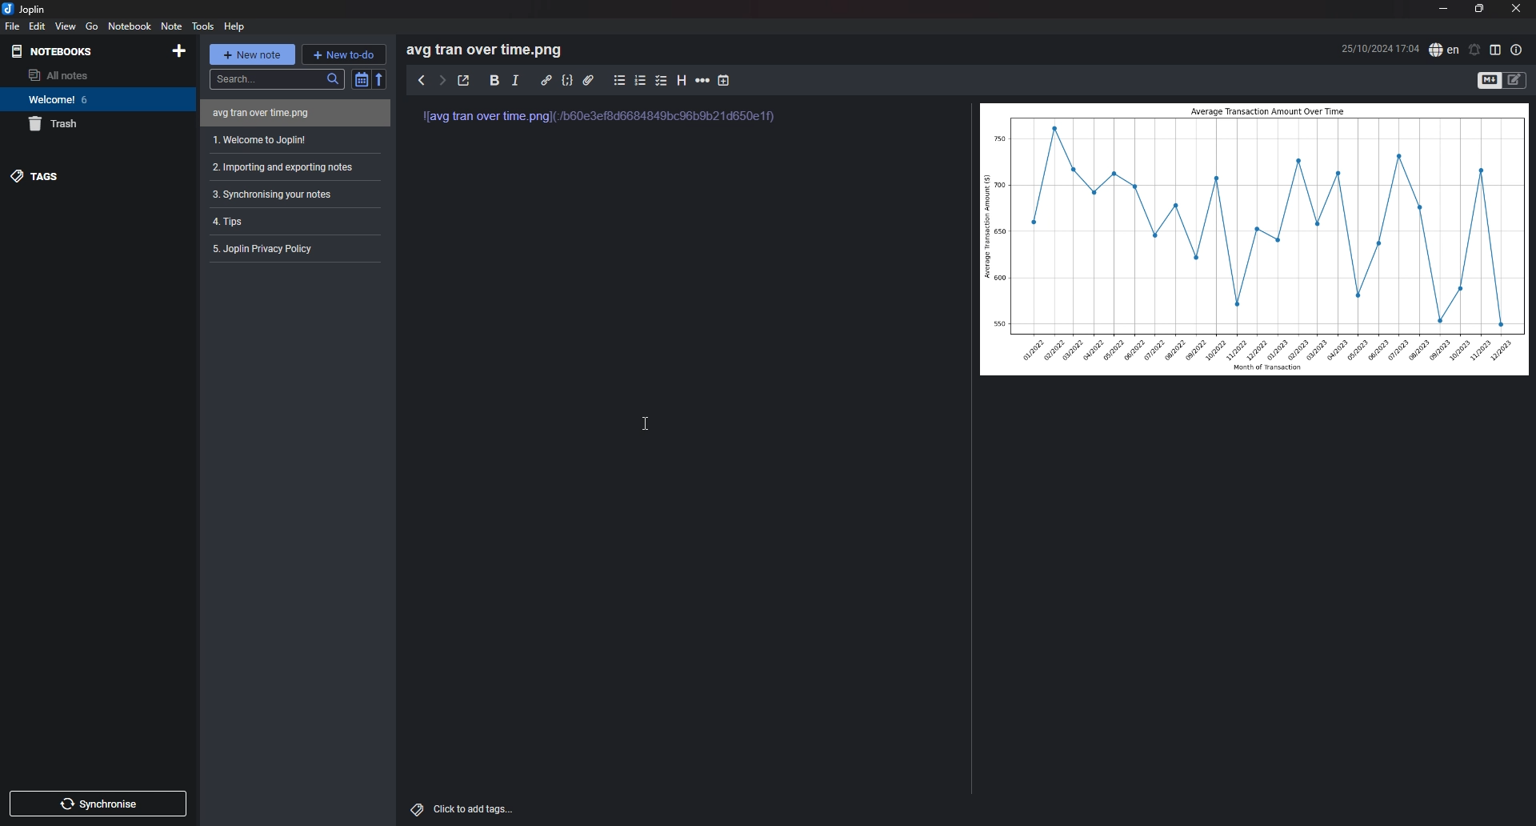 The image size is (1536, 826). What do you see at coordinates (682, 81) in the screenshot?
I see `heading` at bounding box center [682, 81].